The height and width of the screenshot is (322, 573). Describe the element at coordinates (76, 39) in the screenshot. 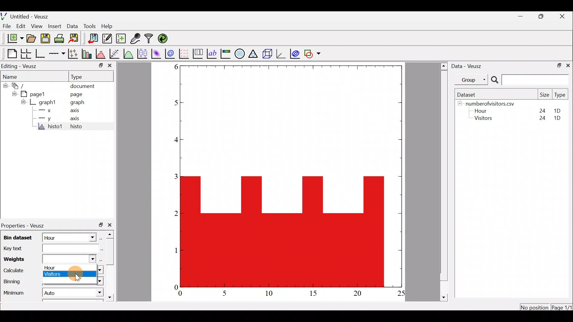

I see `Export to graphics format` at that location.